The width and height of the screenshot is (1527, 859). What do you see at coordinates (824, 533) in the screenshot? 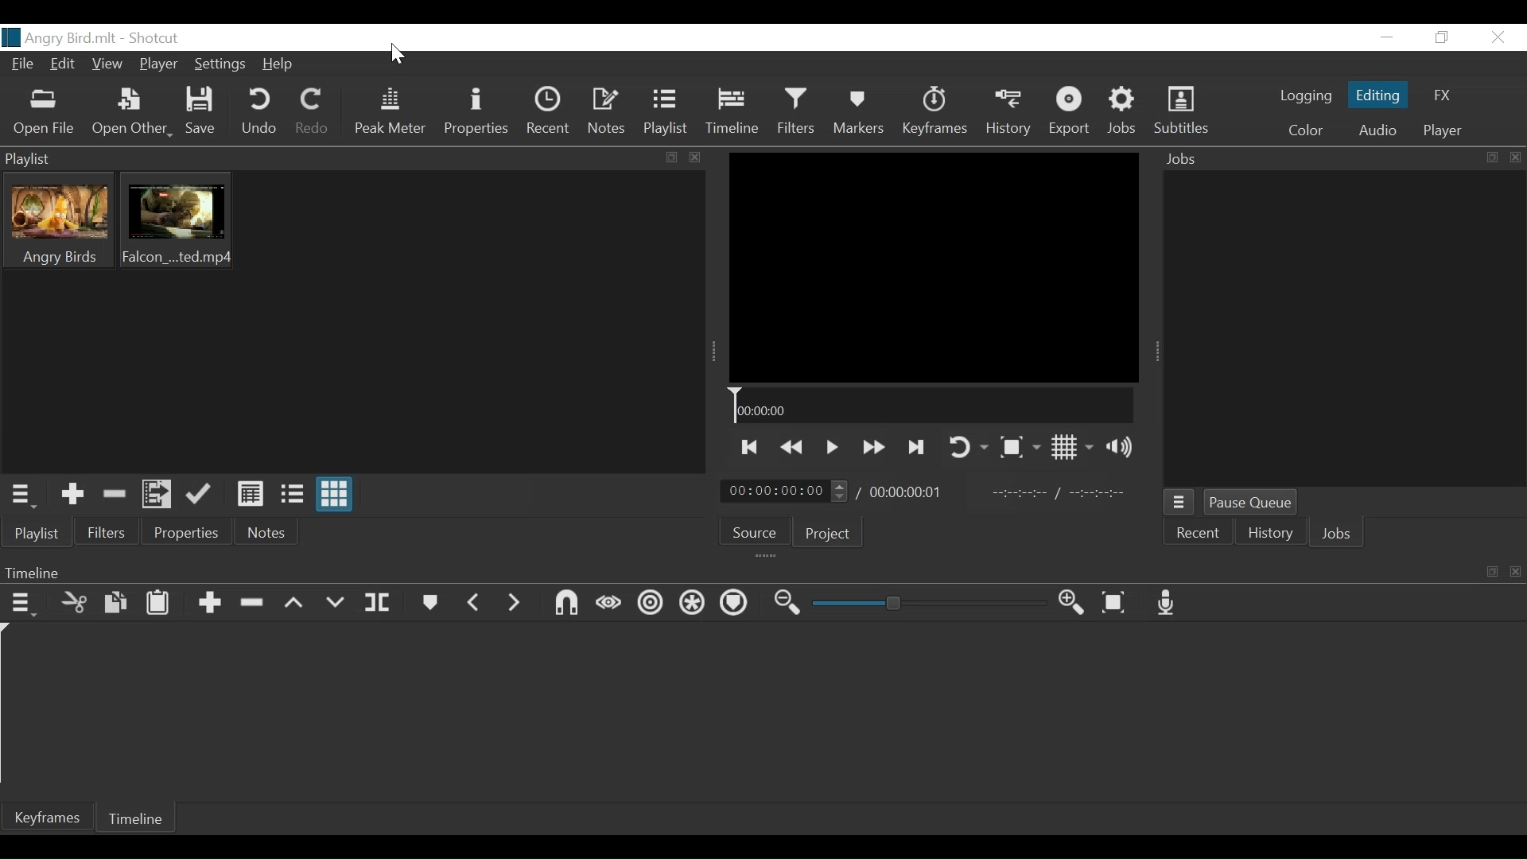
I see `Project` at bounding box center [824, 533].